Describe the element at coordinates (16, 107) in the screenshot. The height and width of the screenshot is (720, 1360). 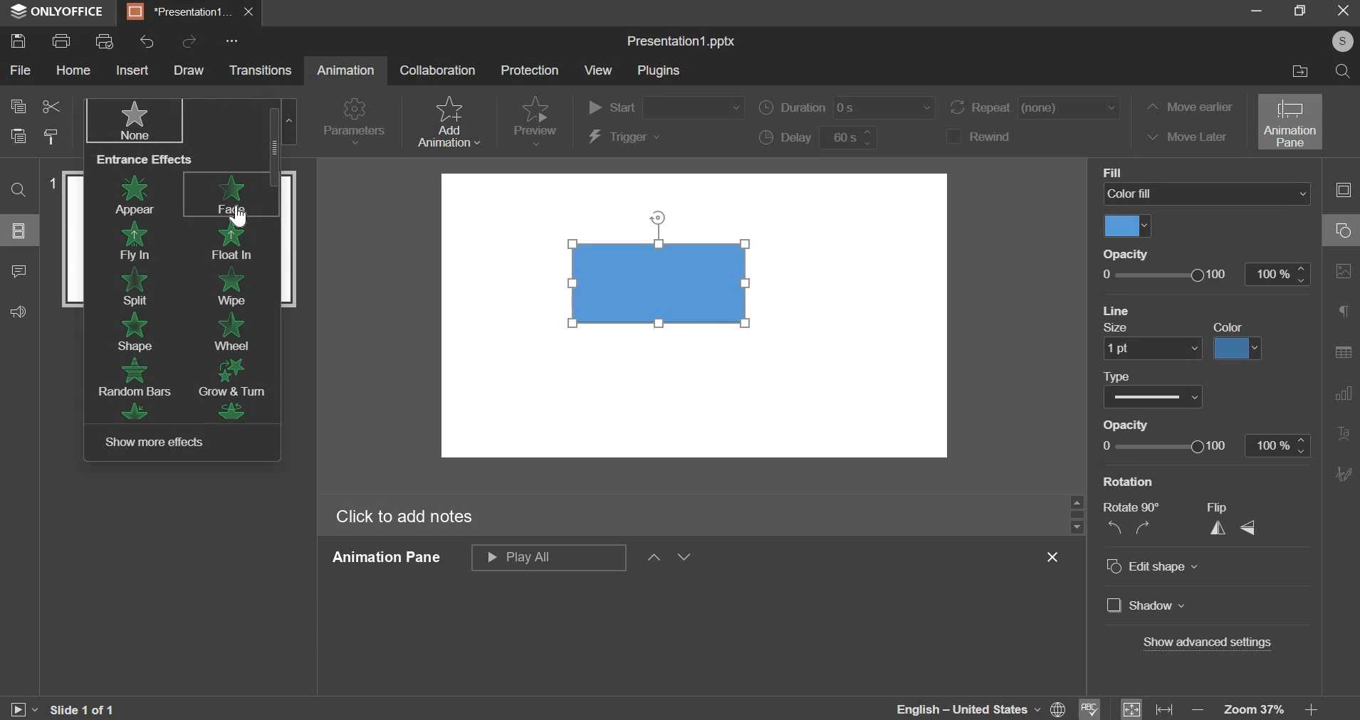
I see `copy` at that location.